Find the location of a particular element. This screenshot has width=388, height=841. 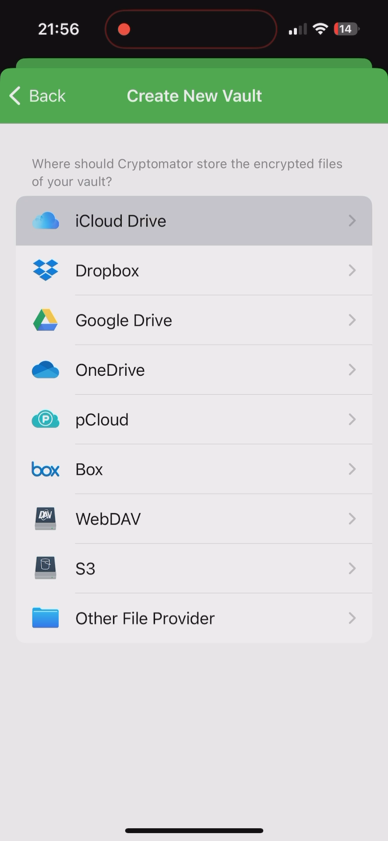

one drive is located at coordinates (195, 371).